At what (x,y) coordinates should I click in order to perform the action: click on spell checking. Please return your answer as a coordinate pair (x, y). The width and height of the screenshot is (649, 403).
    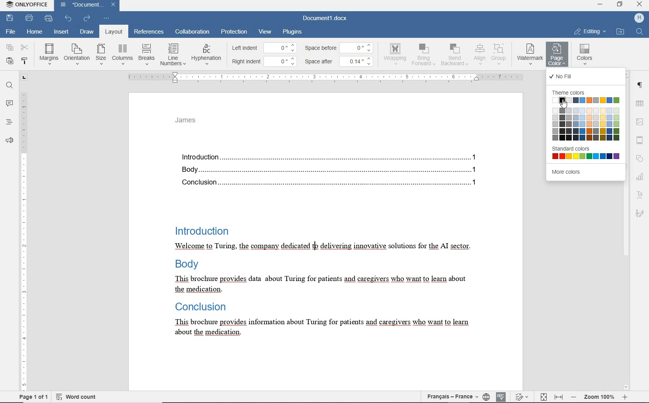
    Looking at the image, I should click on (501, 395).